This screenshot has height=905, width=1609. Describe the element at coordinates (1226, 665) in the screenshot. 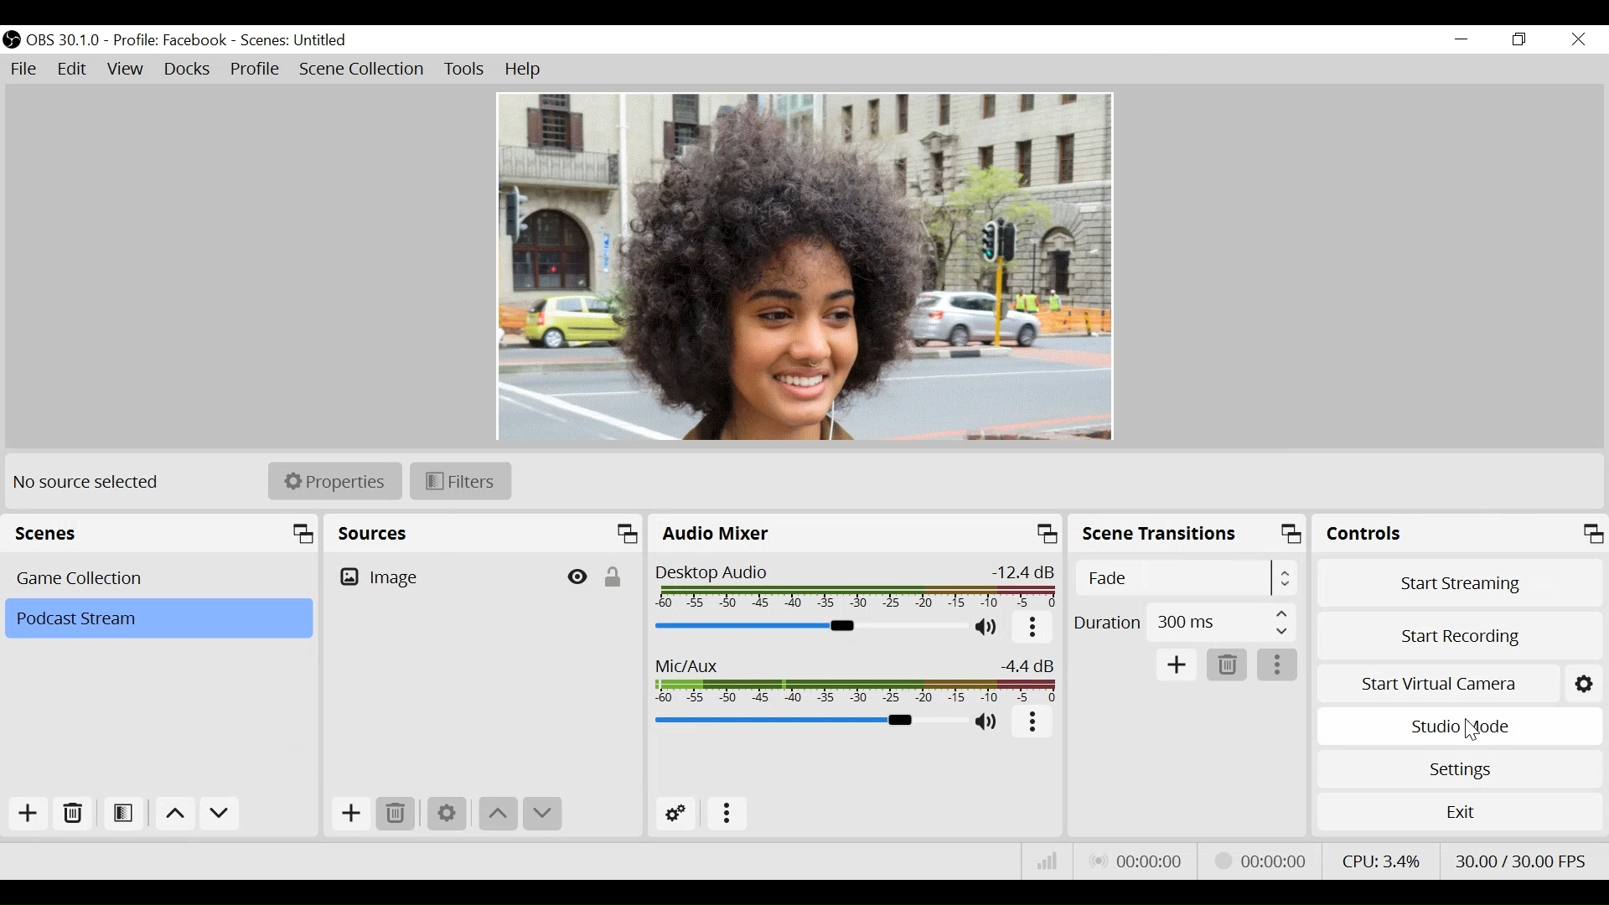

I see `Remove` at that location.